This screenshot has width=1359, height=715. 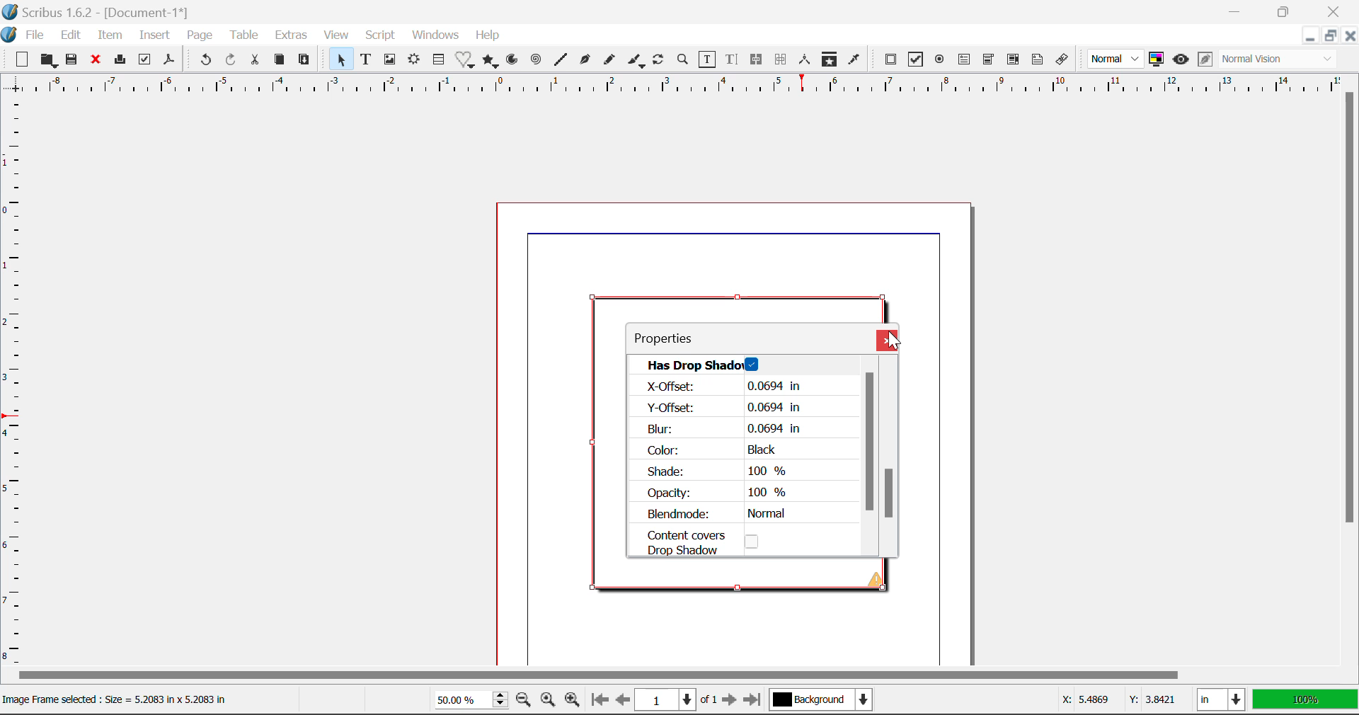 I want to click on Script, so click(x=381, y=34).